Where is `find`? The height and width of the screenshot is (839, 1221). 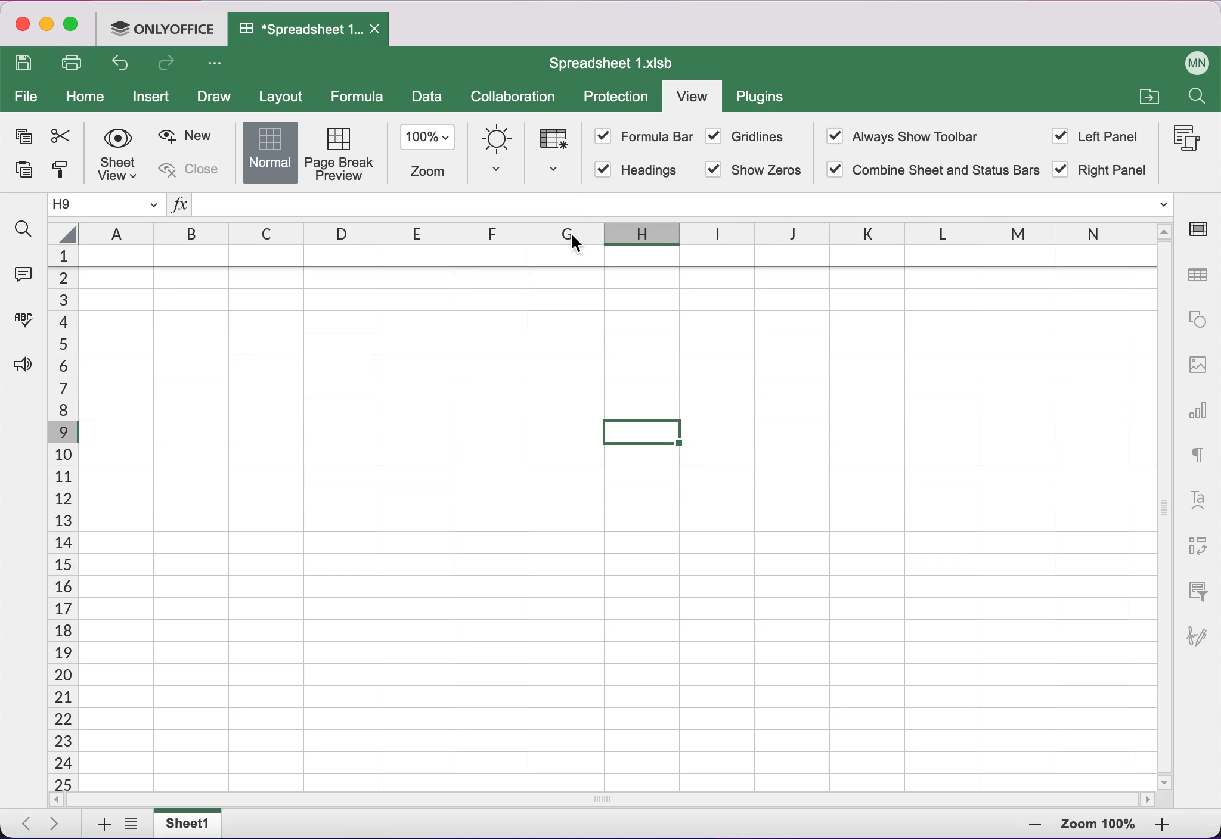
find is located at coordinates (24, 230).